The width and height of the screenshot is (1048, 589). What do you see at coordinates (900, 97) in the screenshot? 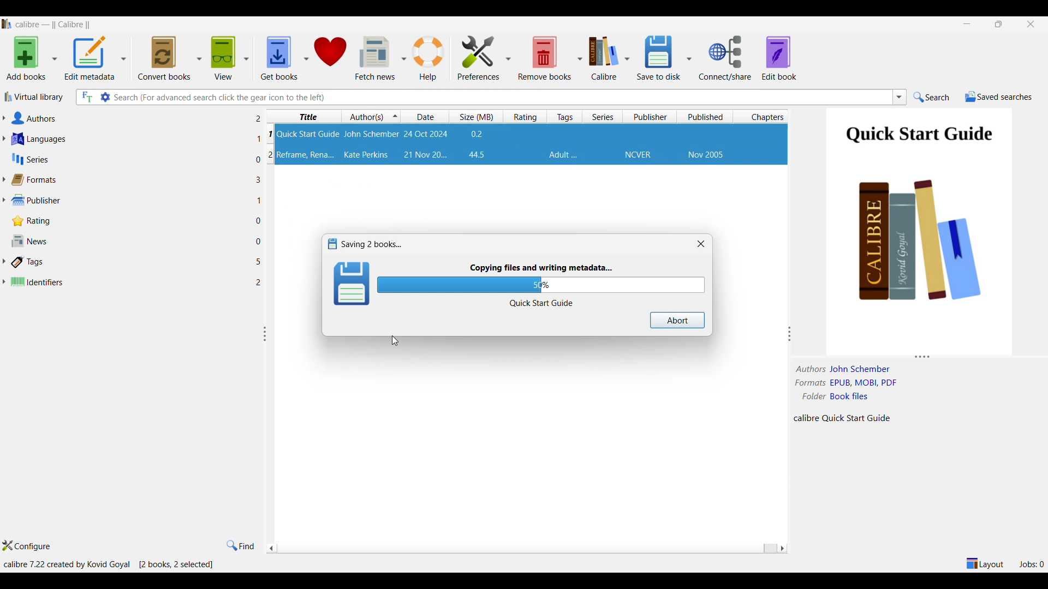
I see `List options` at bounding box center [900, 97].